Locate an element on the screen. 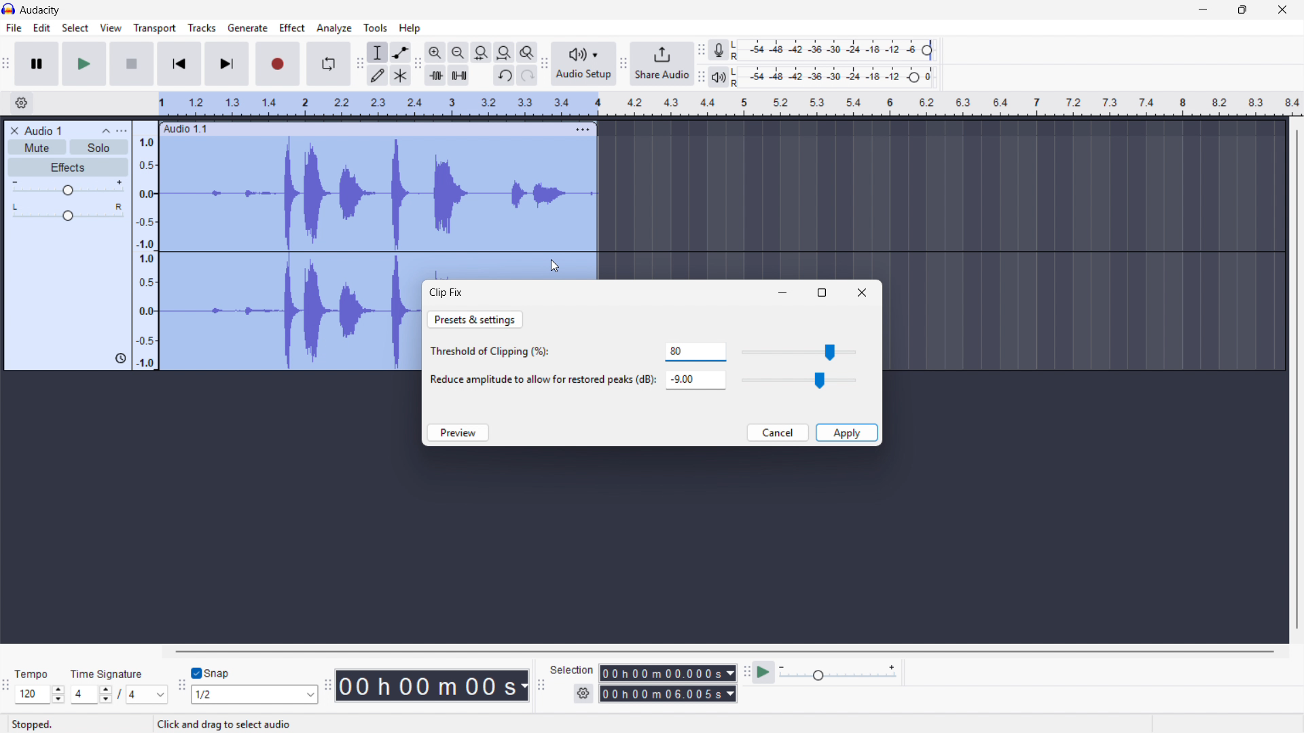 This screenshot has height=733, width=1304. gain is located at coordinates (69, 190).